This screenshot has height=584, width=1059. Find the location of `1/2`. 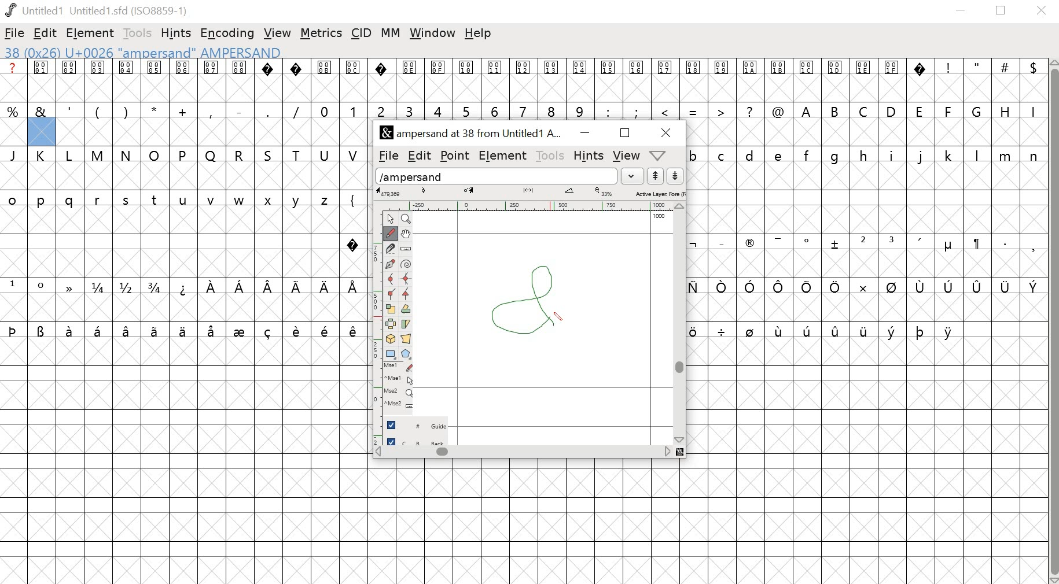

1/2 is located at coordinates (128, 287).